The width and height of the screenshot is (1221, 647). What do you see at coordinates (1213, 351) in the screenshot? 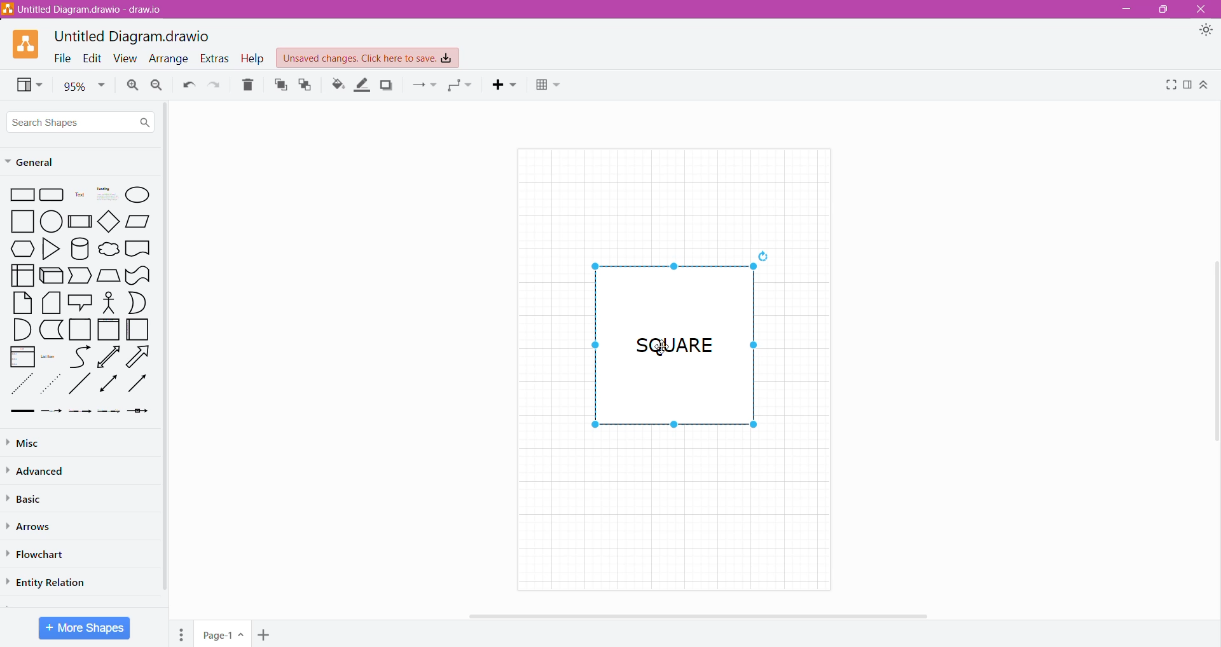
I see `Vertical Scroll Bar` at bounding box center [1213, 351].